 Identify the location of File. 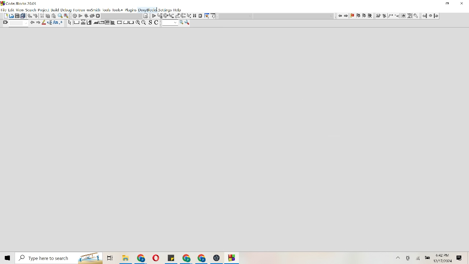
(232, 258).